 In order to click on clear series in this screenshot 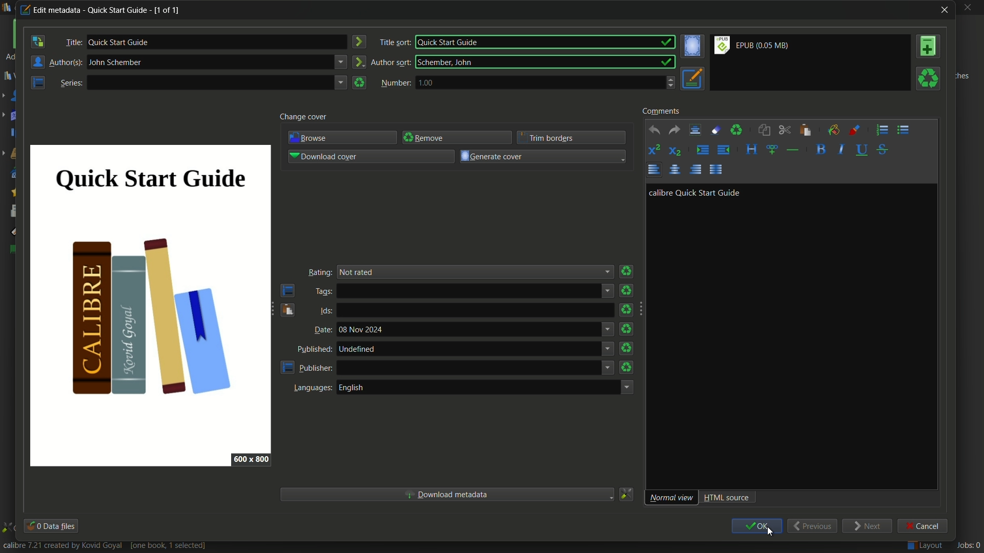, I will do `click(359, 83)`.